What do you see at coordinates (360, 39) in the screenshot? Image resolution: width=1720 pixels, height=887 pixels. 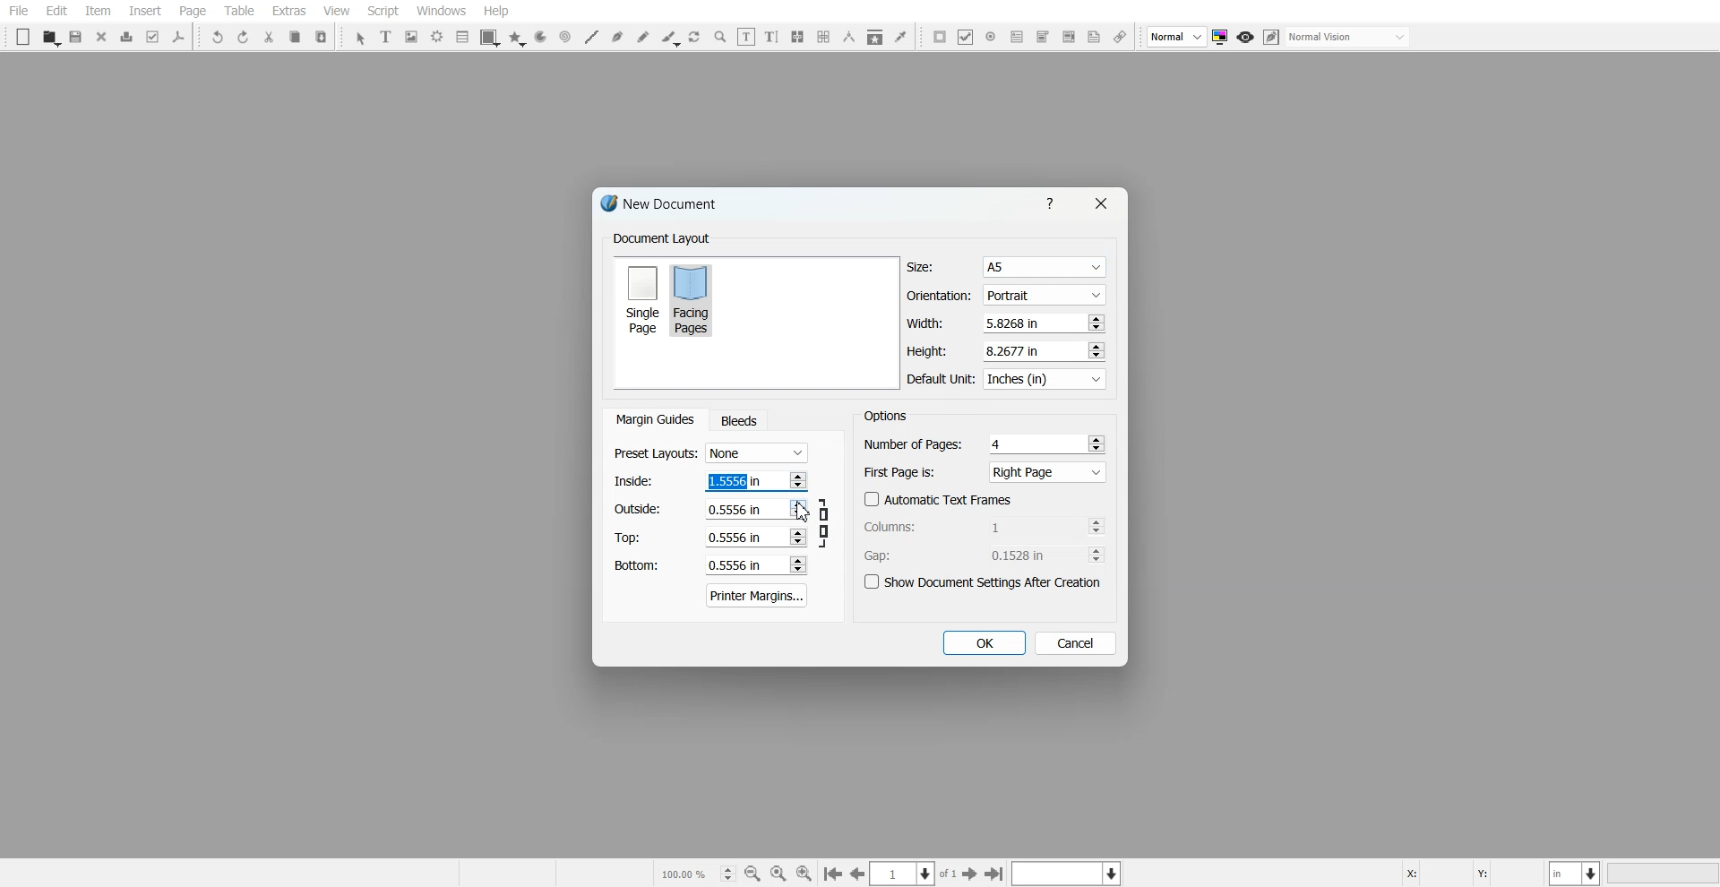 I see `Select Item` at bounding box center [360, 39].